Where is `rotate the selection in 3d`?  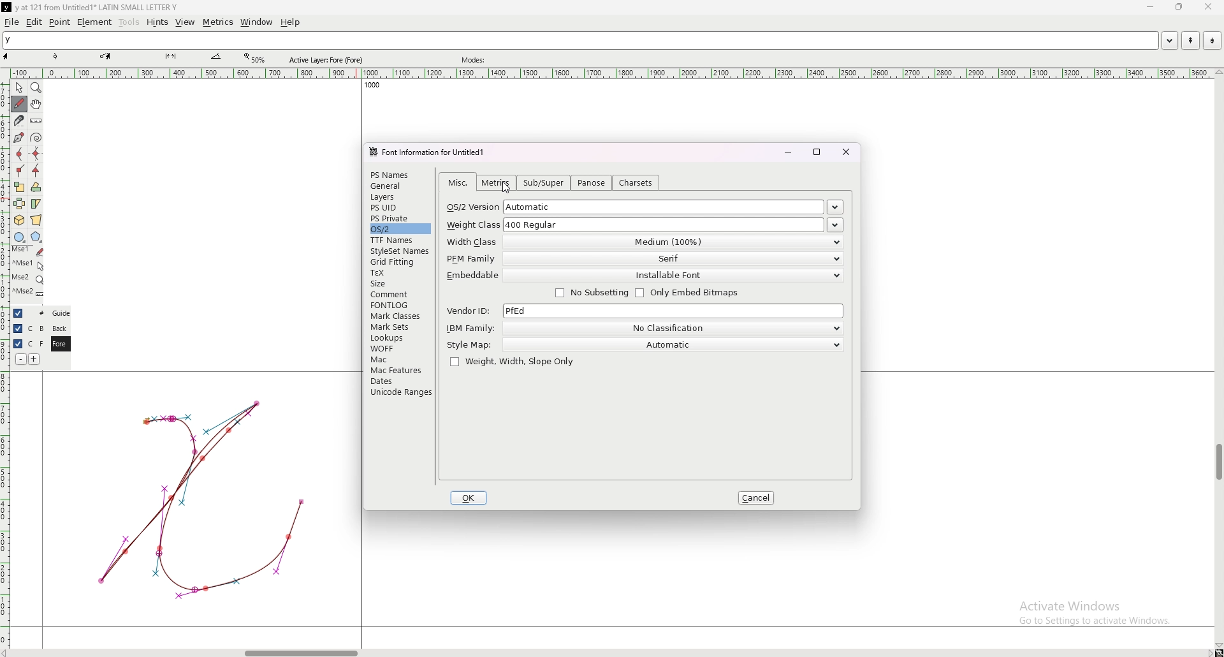 rotate the selection in 3d is located at coordinates (19, 221).